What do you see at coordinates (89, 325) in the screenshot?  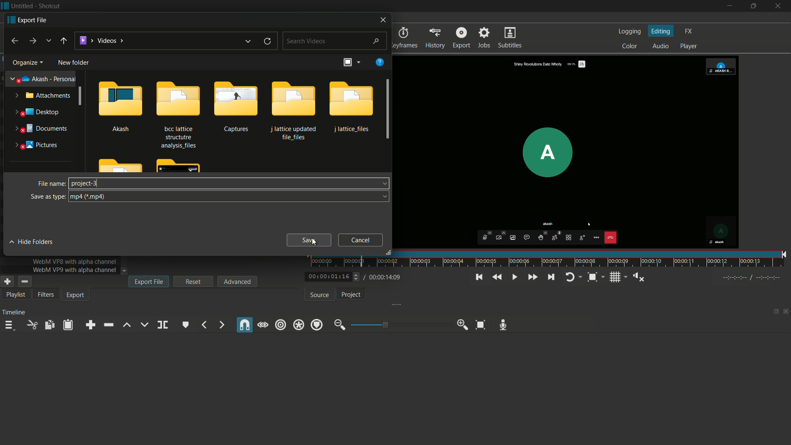 I see `append` at bounding box center [89, 325].